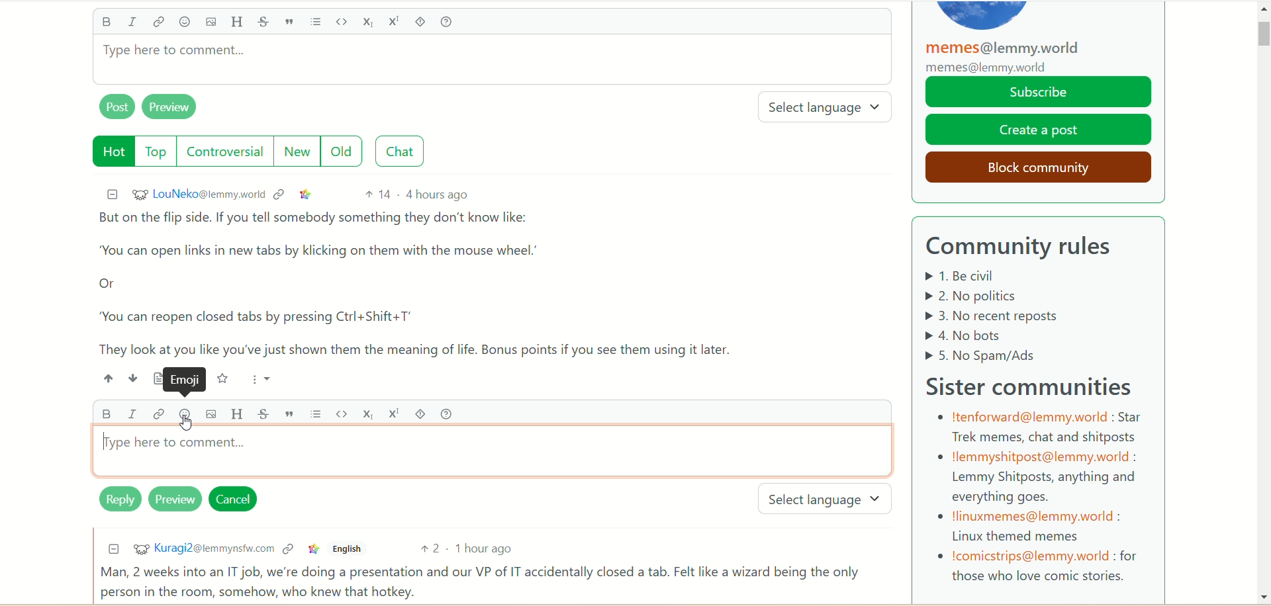 The height and width of the screenshot is (606, 1271). Describe the element at coordinates (299, 151) in the screenshot. I see `new` at that location.